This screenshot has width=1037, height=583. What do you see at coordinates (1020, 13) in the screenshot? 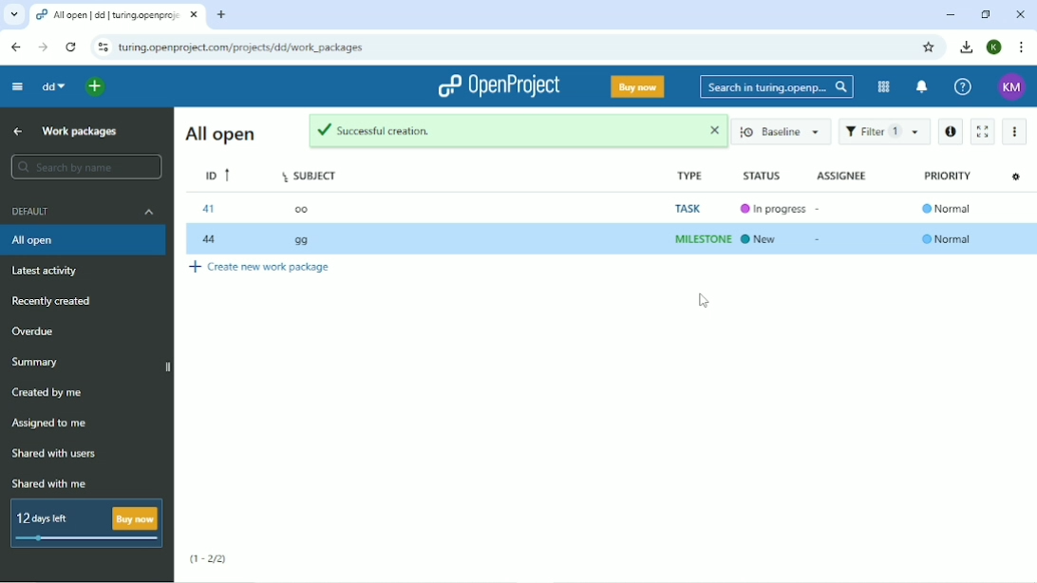
I see `Close` at bounding box center [1020, 13].